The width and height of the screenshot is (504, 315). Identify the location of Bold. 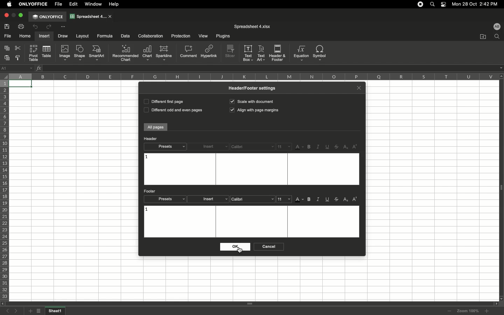
(310, 199).